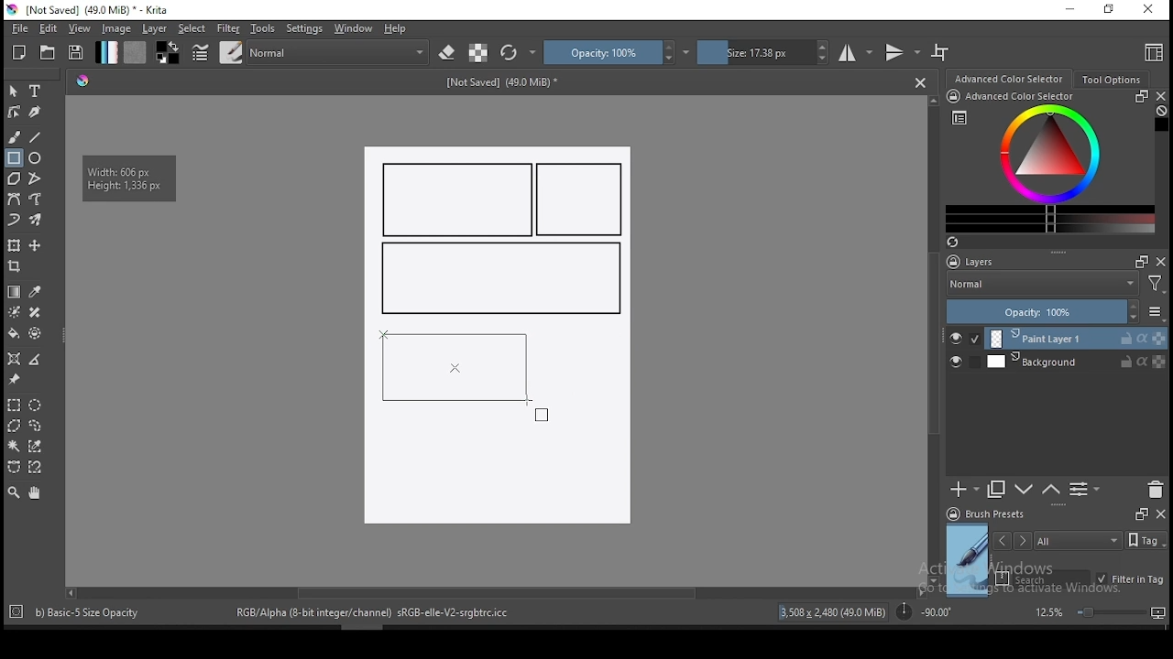 The width and height of the screenshot is (1173, 659). I want to click on delete layer, so click(1155, 491).